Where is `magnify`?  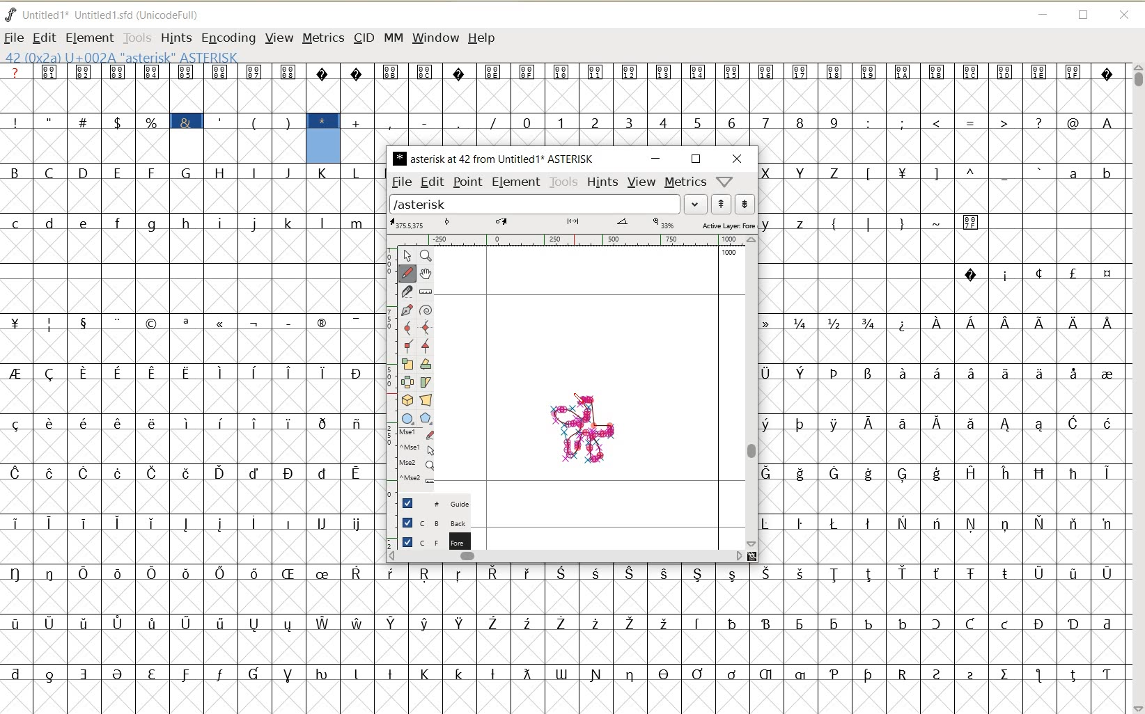
magnify is located at coordinates (426, 257).